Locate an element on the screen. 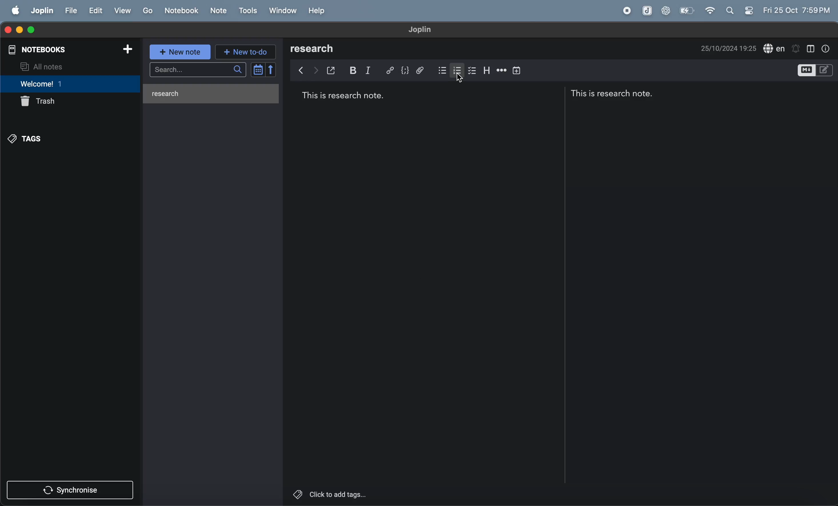 This screenshot has height=506, width=838. edit is located at coordinates (95, 10).